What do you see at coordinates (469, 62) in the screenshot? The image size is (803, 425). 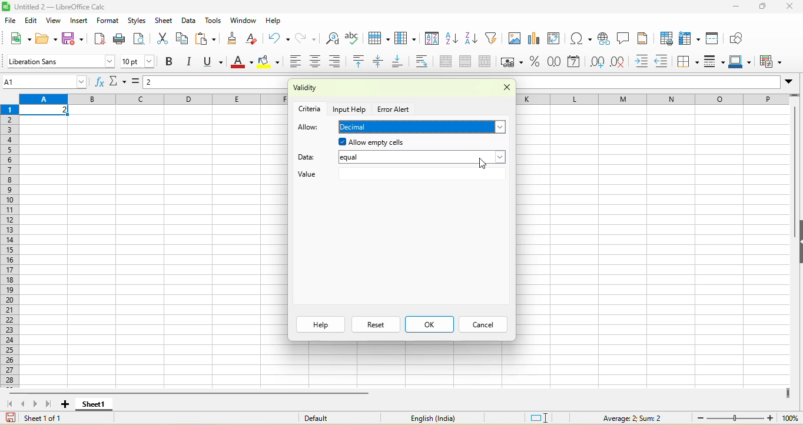 I see `merge` at bounding box center [469, 62].